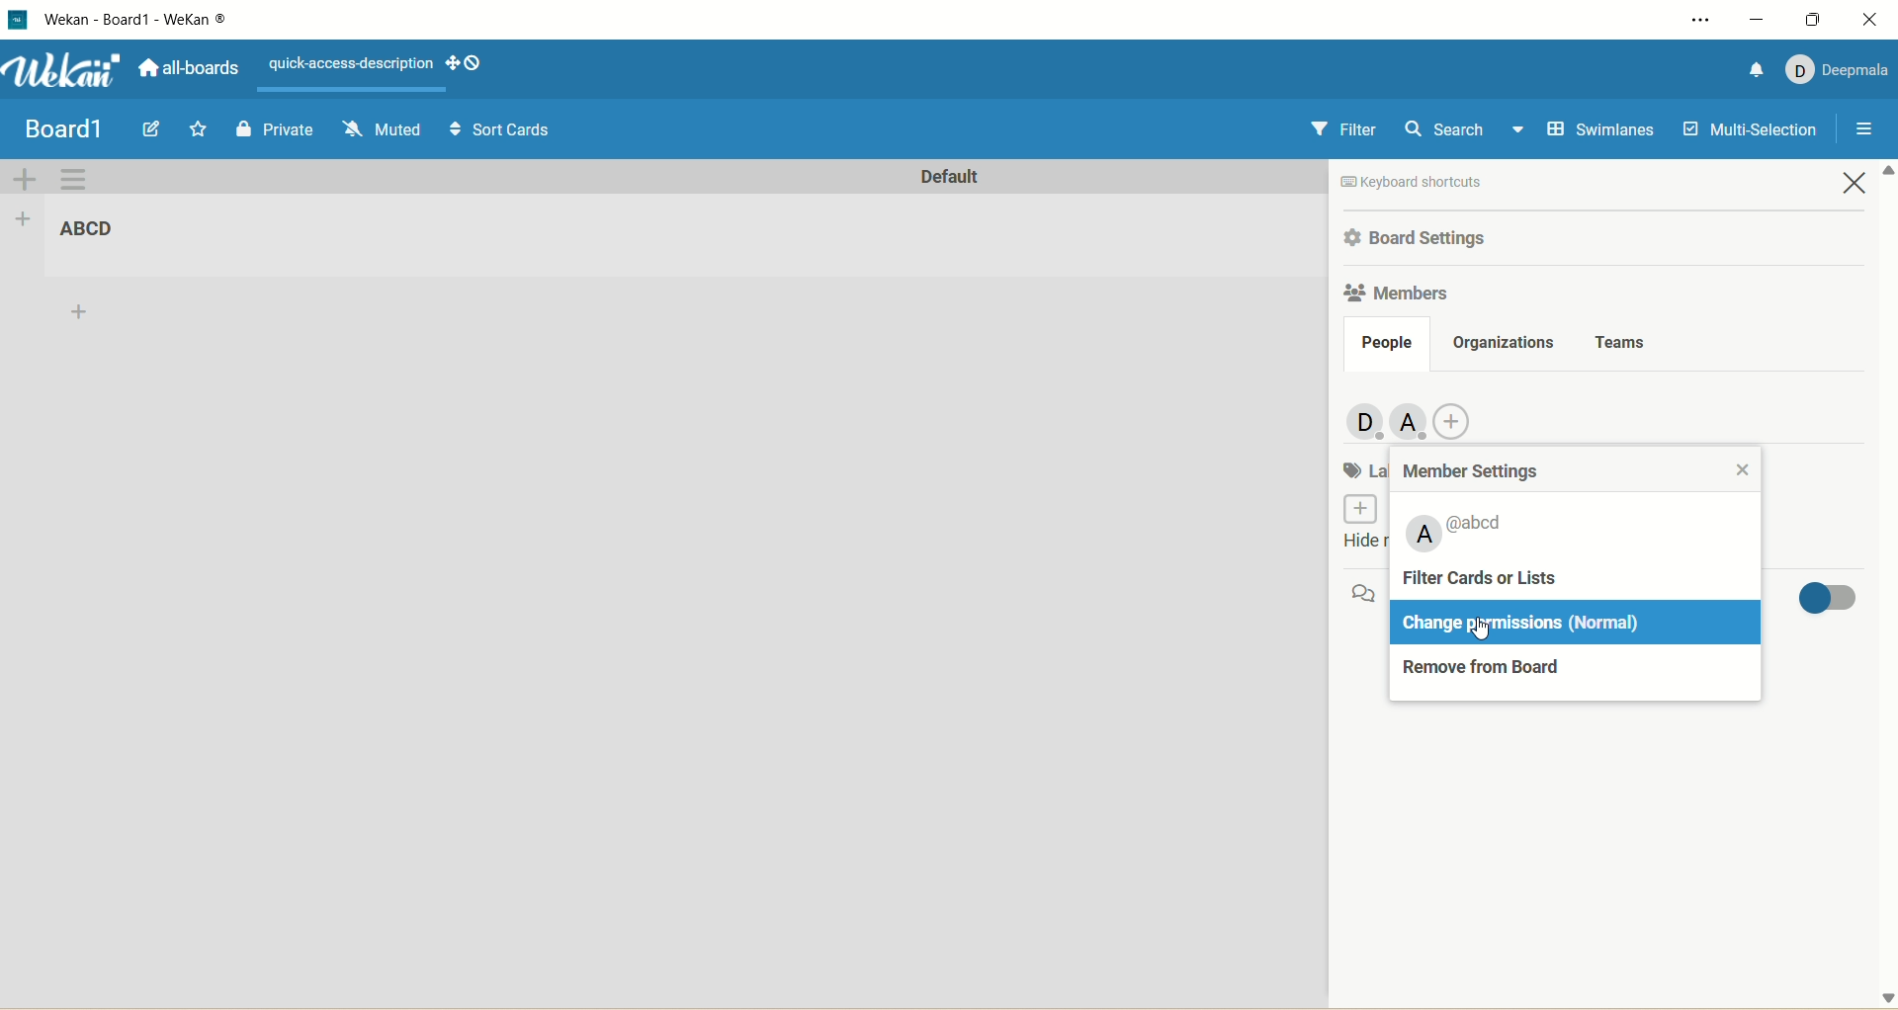  I want to click on notification, so click(1753, 68).